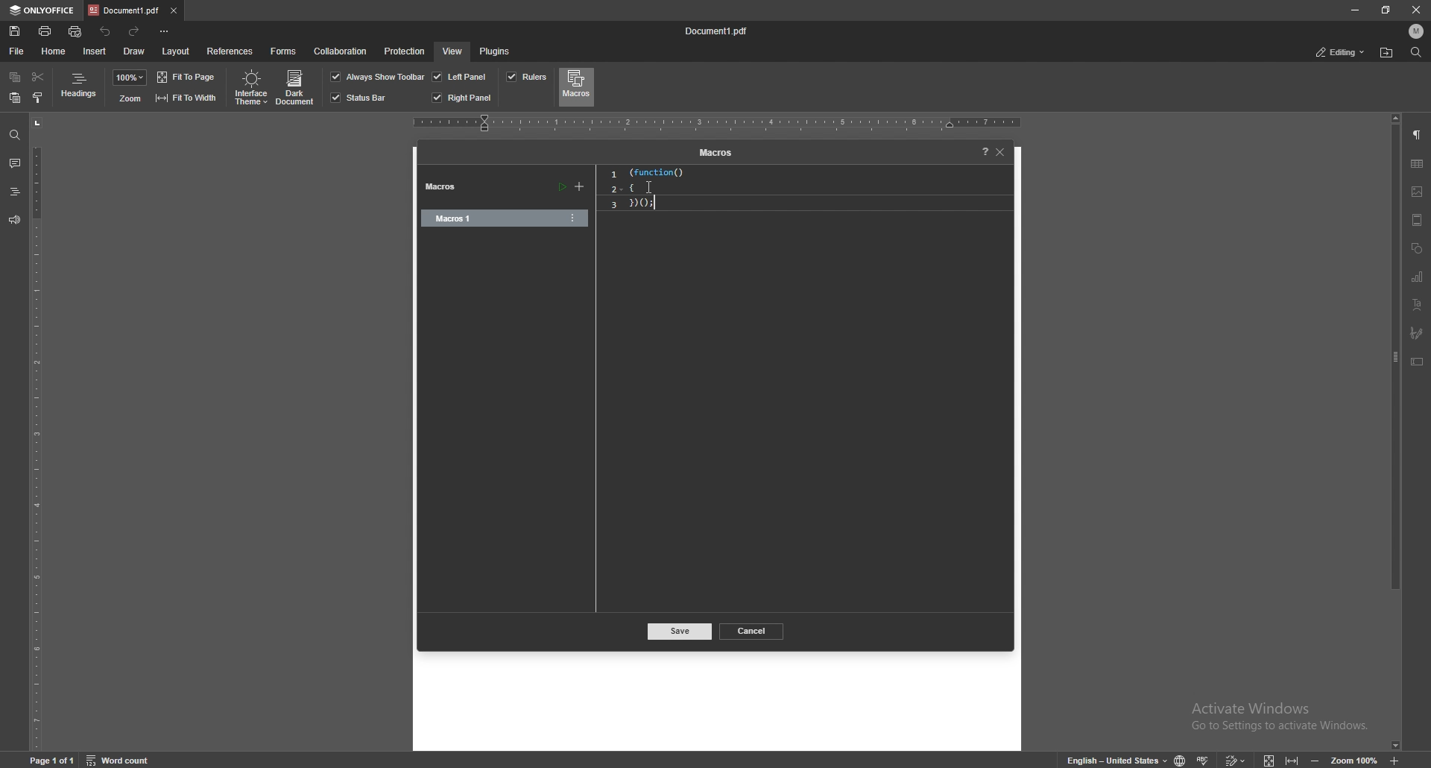  I want to click on macros, so click(576, 86).